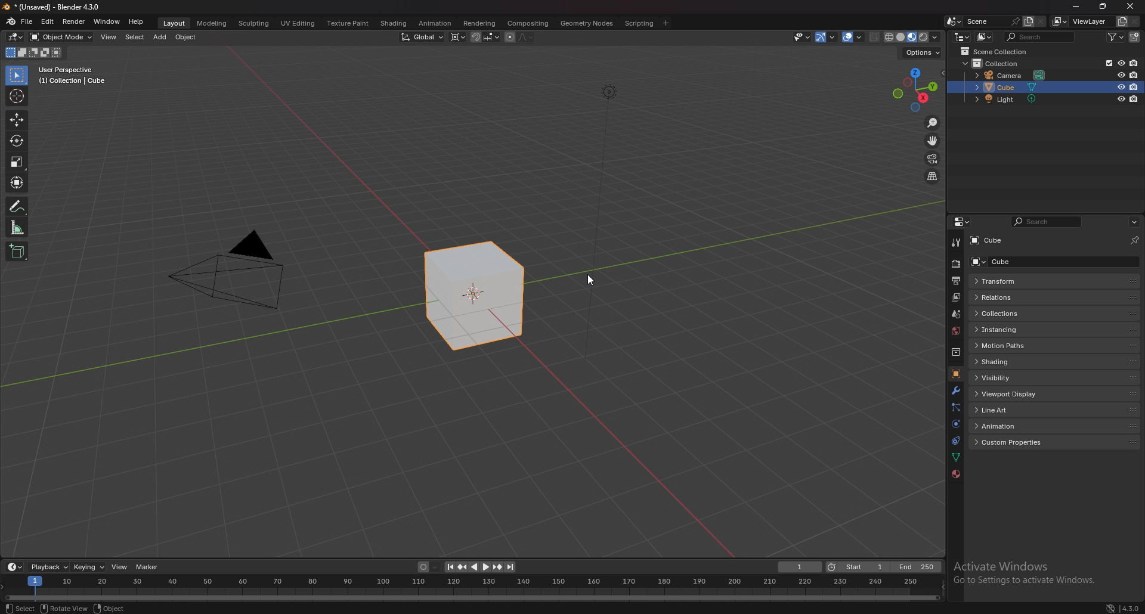 The height and width of the screenshot is (614, 1145). I want to click on texture paint, so click(348, 23).